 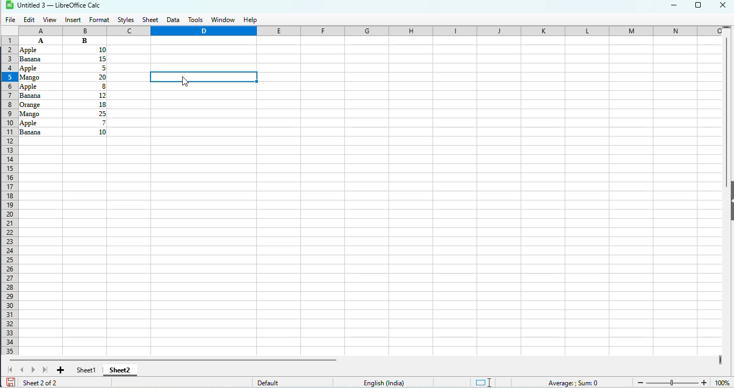 What do you see at coordinates (484, 383) in the screenshot?
I see `standard selection` at bounding box center [484, 383].